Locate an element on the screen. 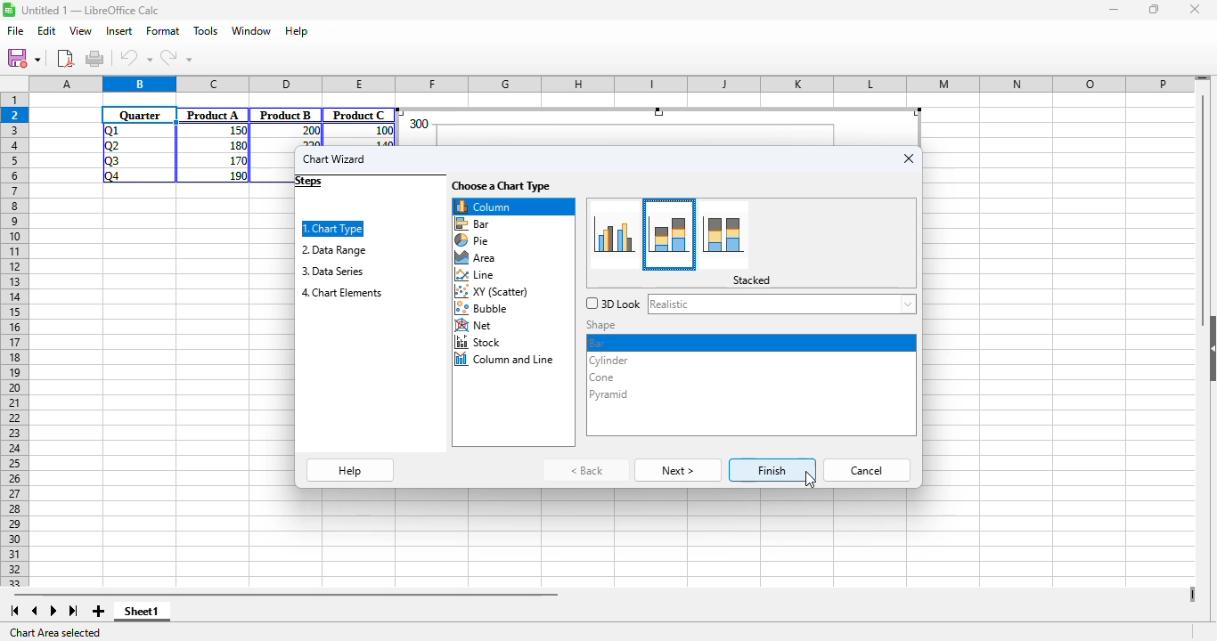 The height and width of the screenshot is (641, 1217). finish is located at coordinates (773, 470).